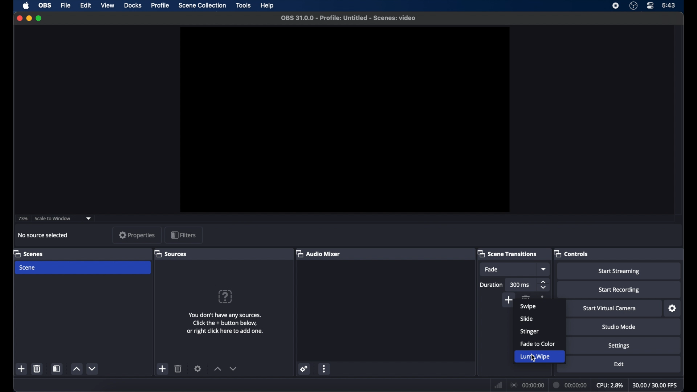 The height and width of the screenshot is (392, 697). I want to click on audio mixer, so click(318, 253).